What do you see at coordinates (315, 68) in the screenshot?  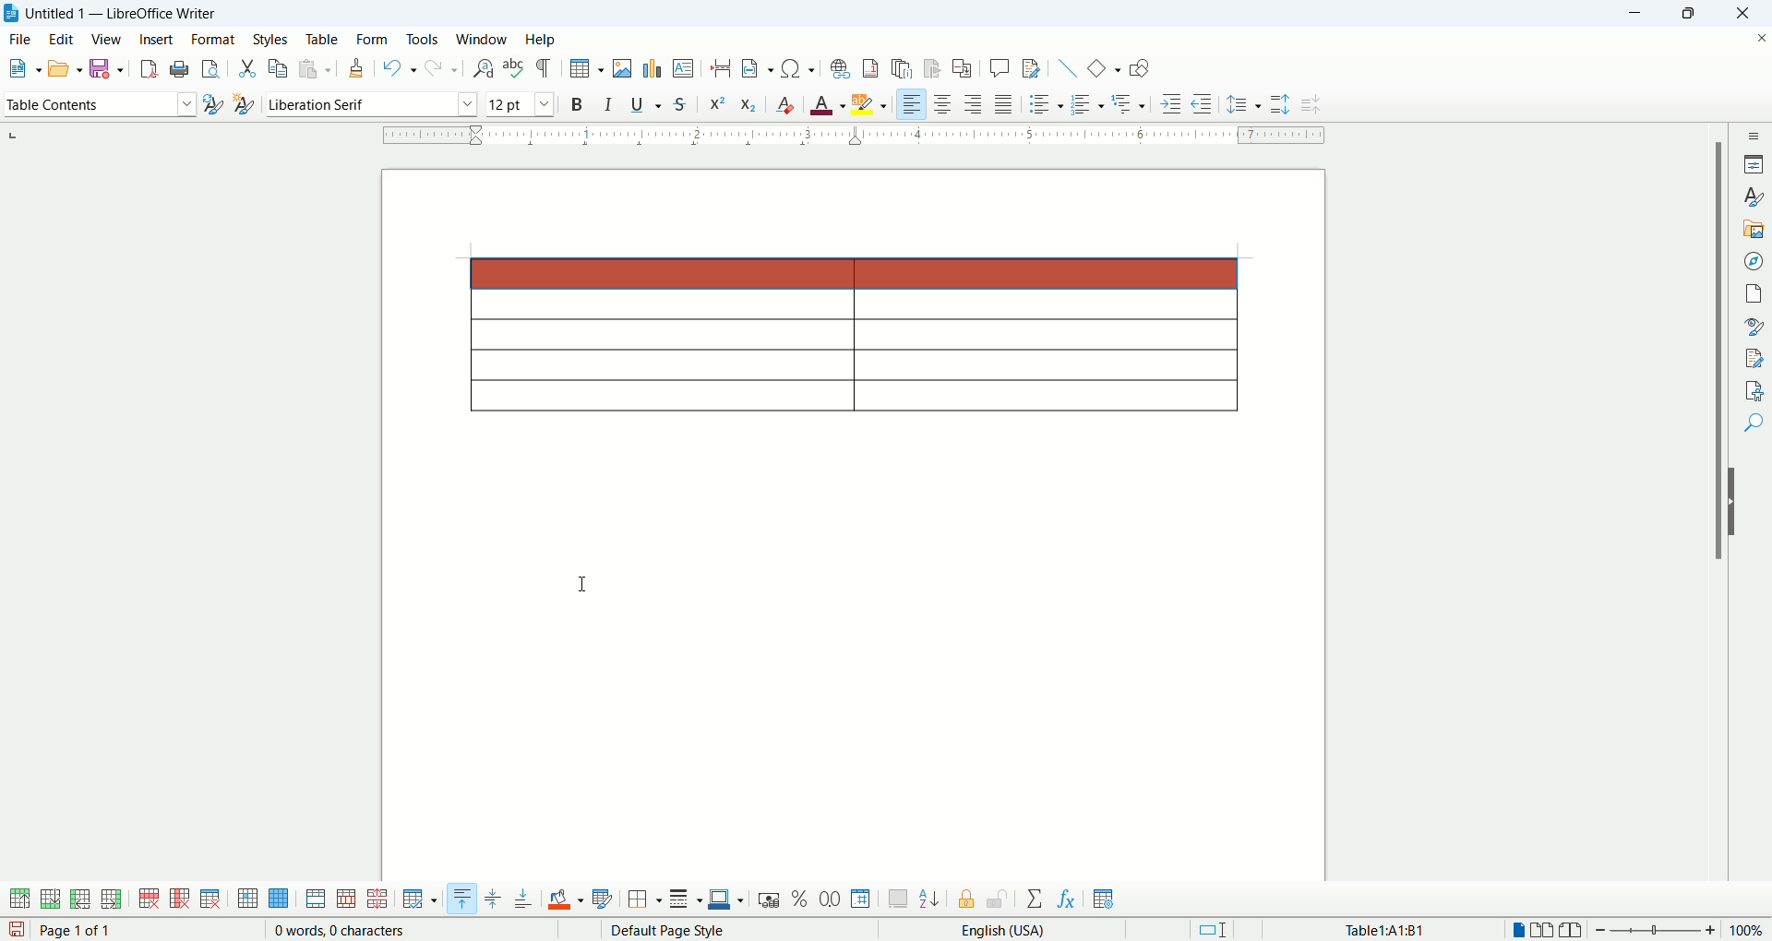 I see `paste` at bounding box center [315, 68].